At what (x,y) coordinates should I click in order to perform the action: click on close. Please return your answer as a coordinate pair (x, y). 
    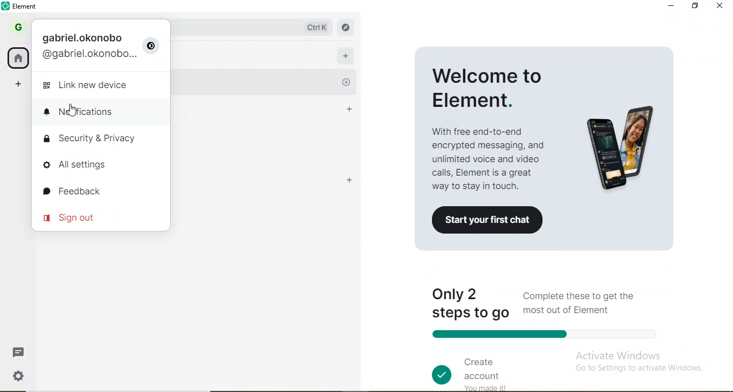
    Looking at the image, I should click on (347, 82).